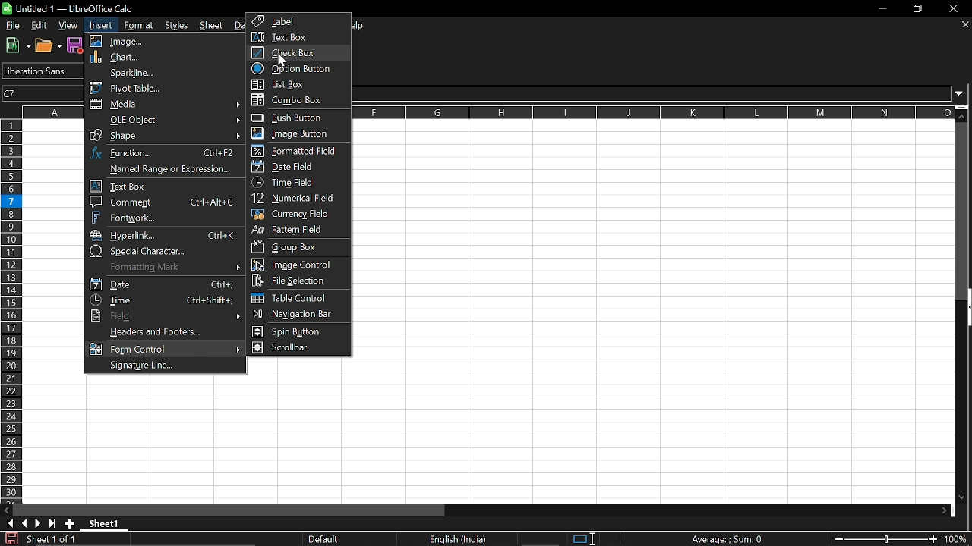 This screenshot has width=972, height=546. I want to click on Special charcter, so click(163, 252).